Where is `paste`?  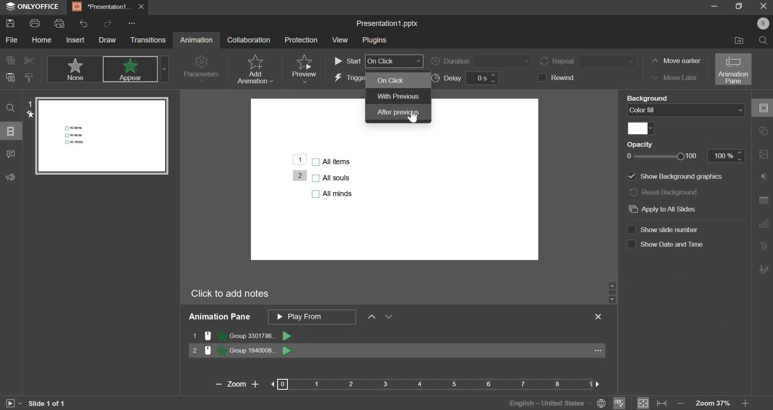
paste is located at coordinates (10, 78).